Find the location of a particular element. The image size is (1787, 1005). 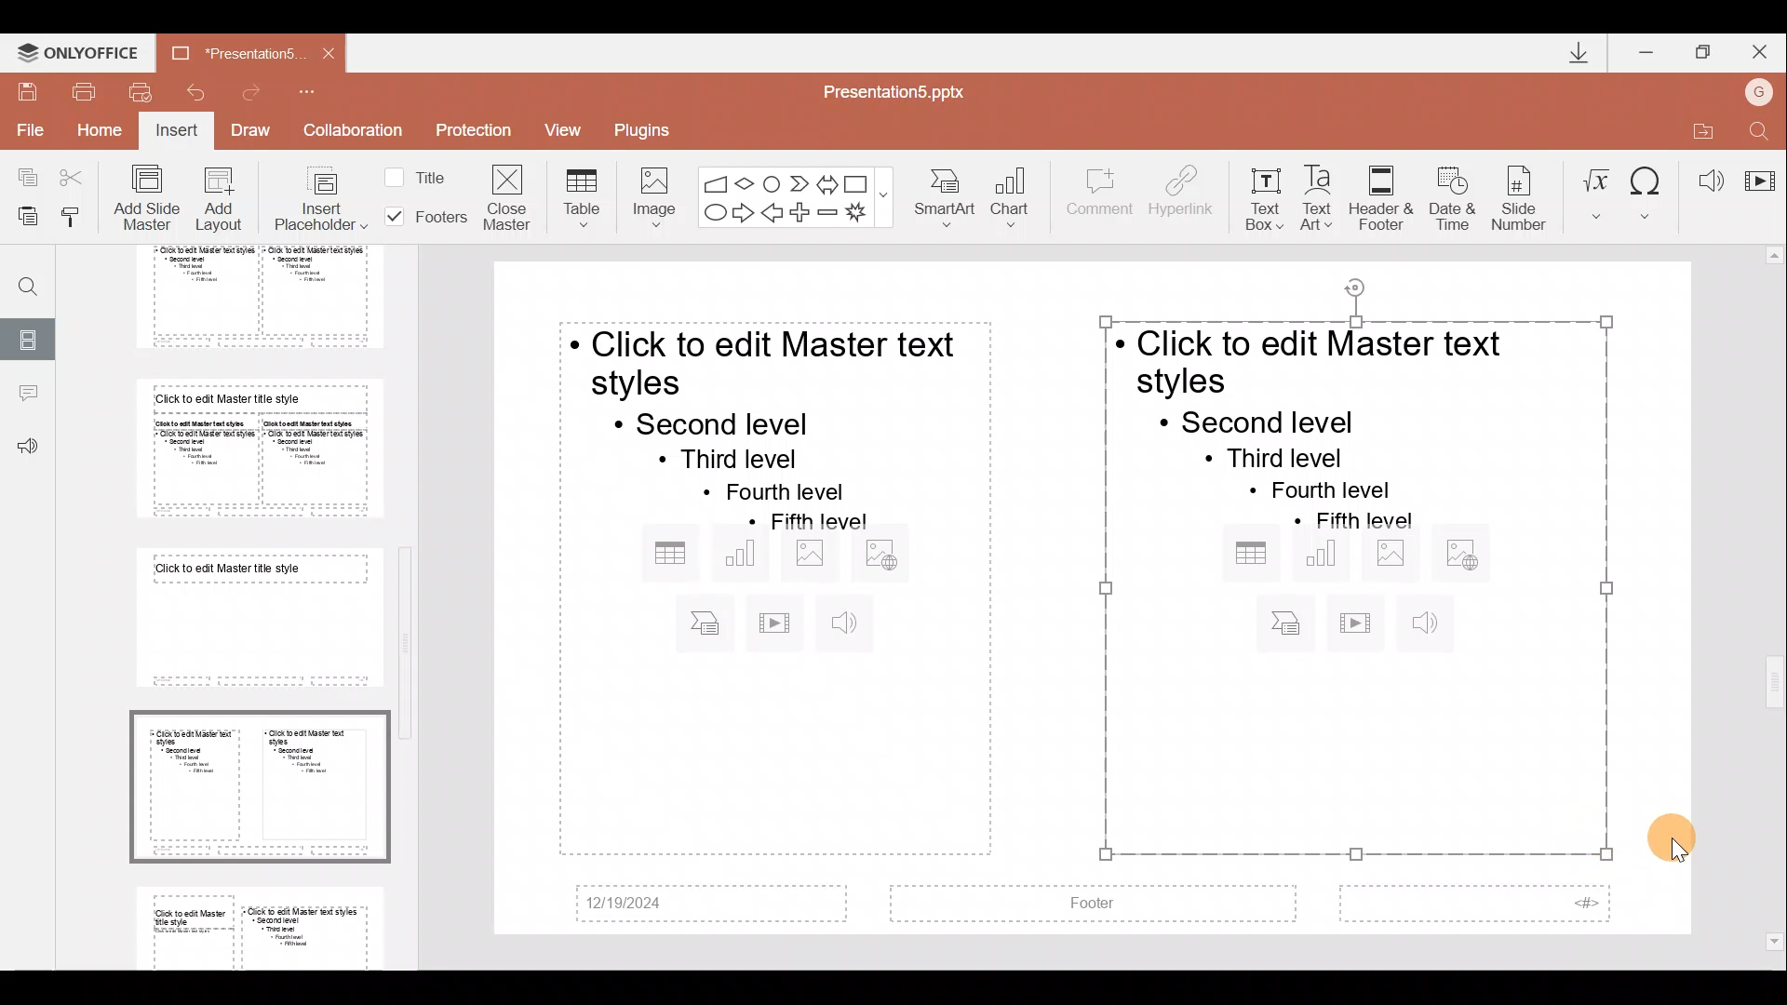

Inserted placeholder on presentation slide is located at coordinates (775, 585).